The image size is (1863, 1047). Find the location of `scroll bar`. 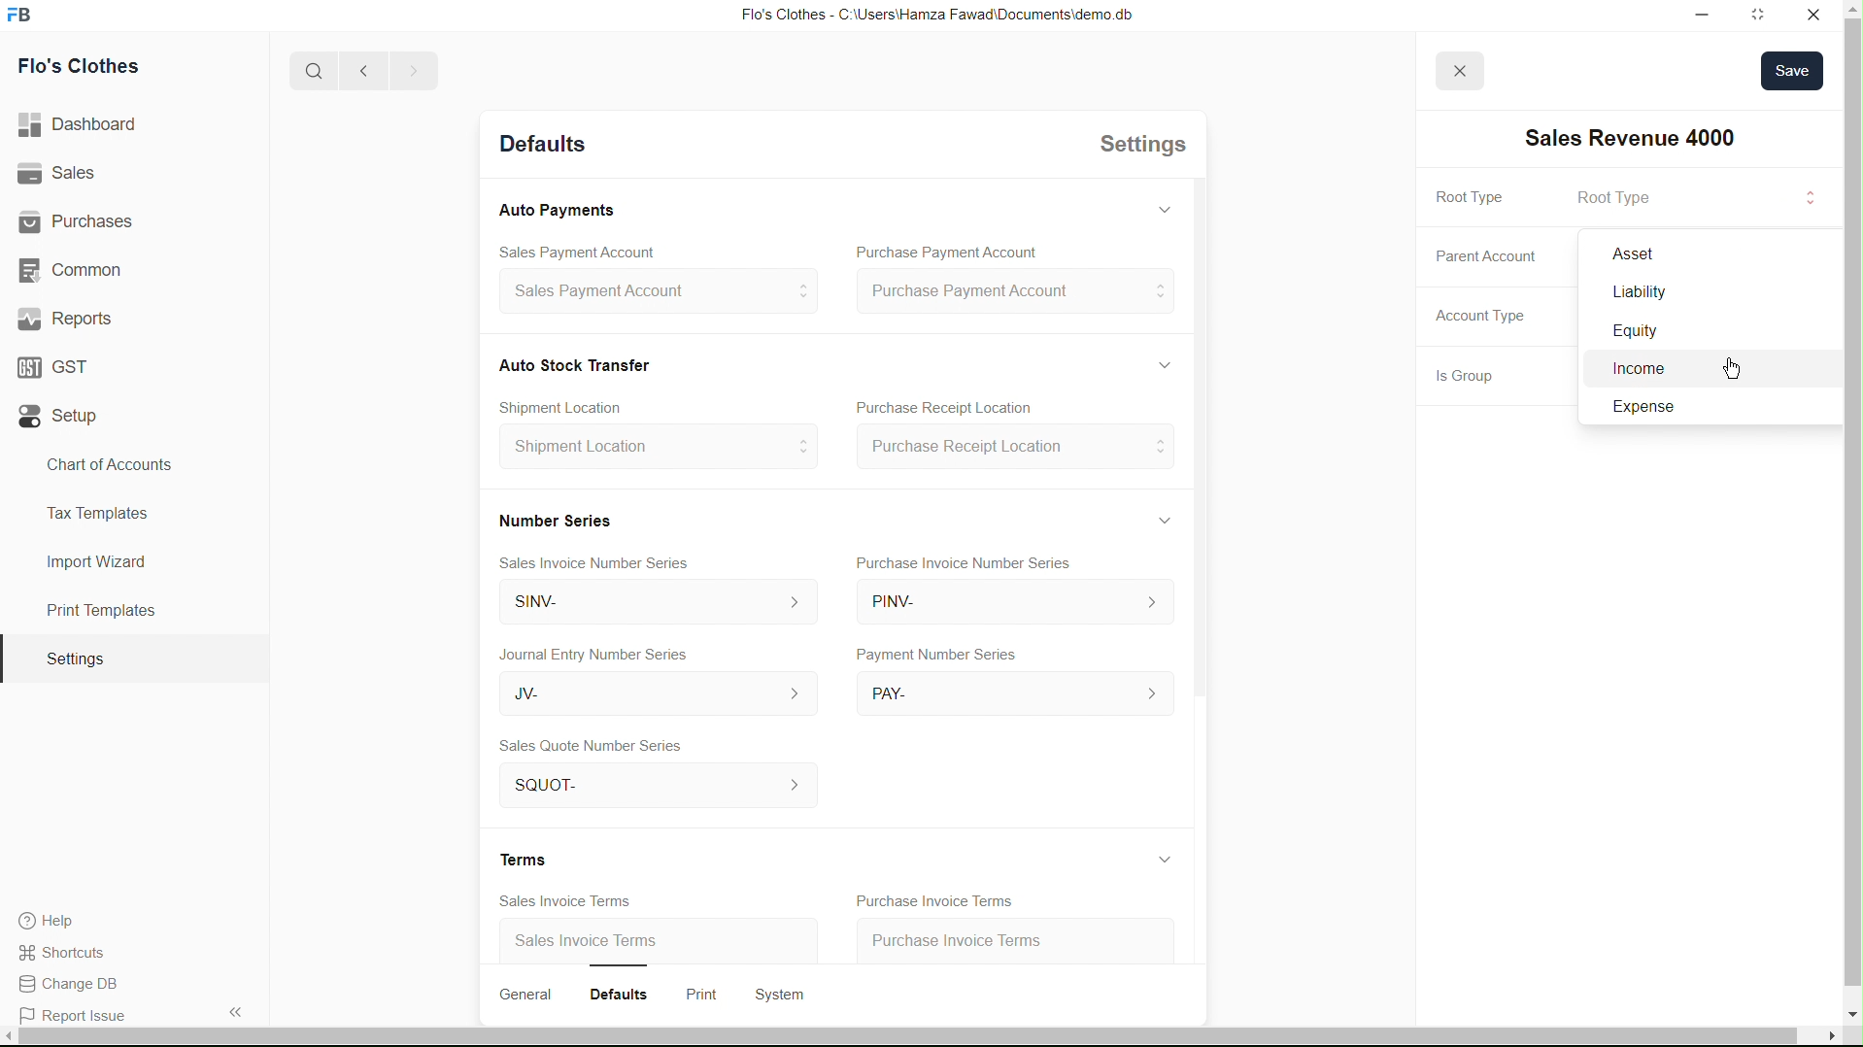

scroll bar is located at coordinates (913, 1039).